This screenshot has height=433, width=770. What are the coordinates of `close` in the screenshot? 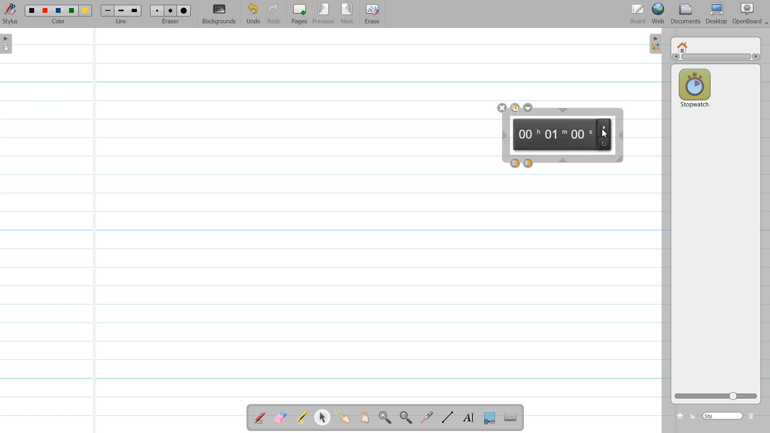 It's located at (502, 107).